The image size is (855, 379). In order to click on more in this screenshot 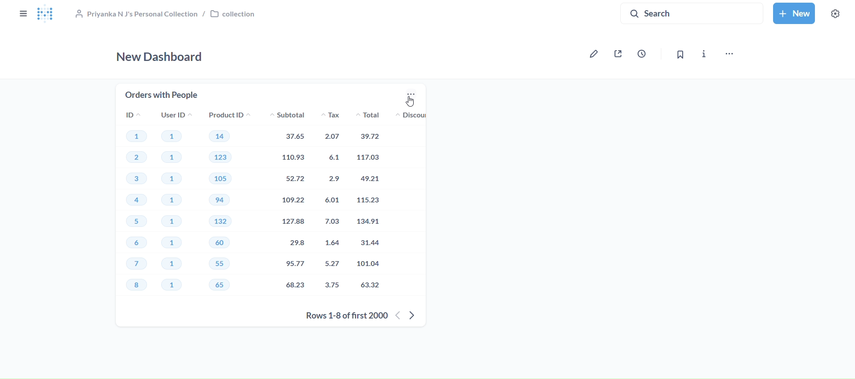, I will do `click(729, 55)`.